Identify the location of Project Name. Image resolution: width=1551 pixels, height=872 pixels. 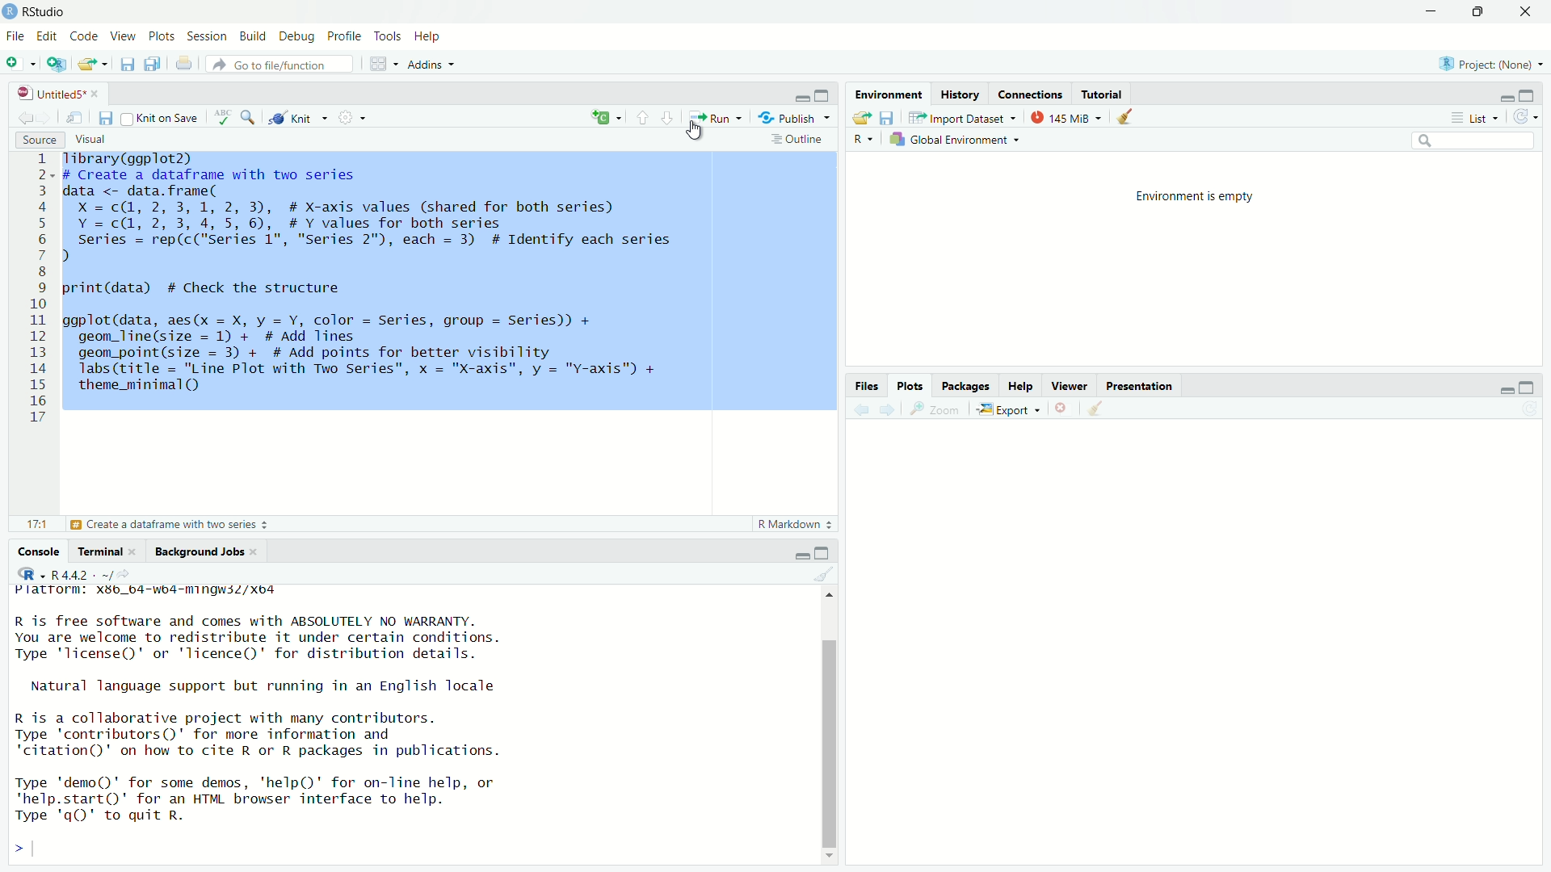
(1490, 66).